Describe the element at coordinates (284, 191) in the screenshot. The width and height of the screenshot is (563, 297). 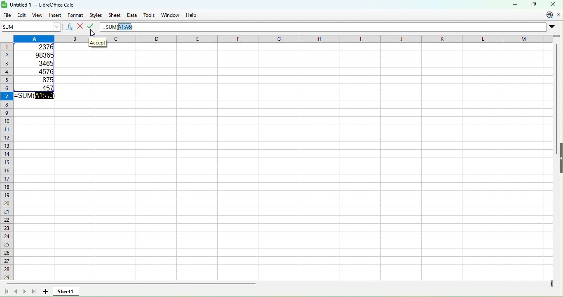
I see `Cells` at that location.